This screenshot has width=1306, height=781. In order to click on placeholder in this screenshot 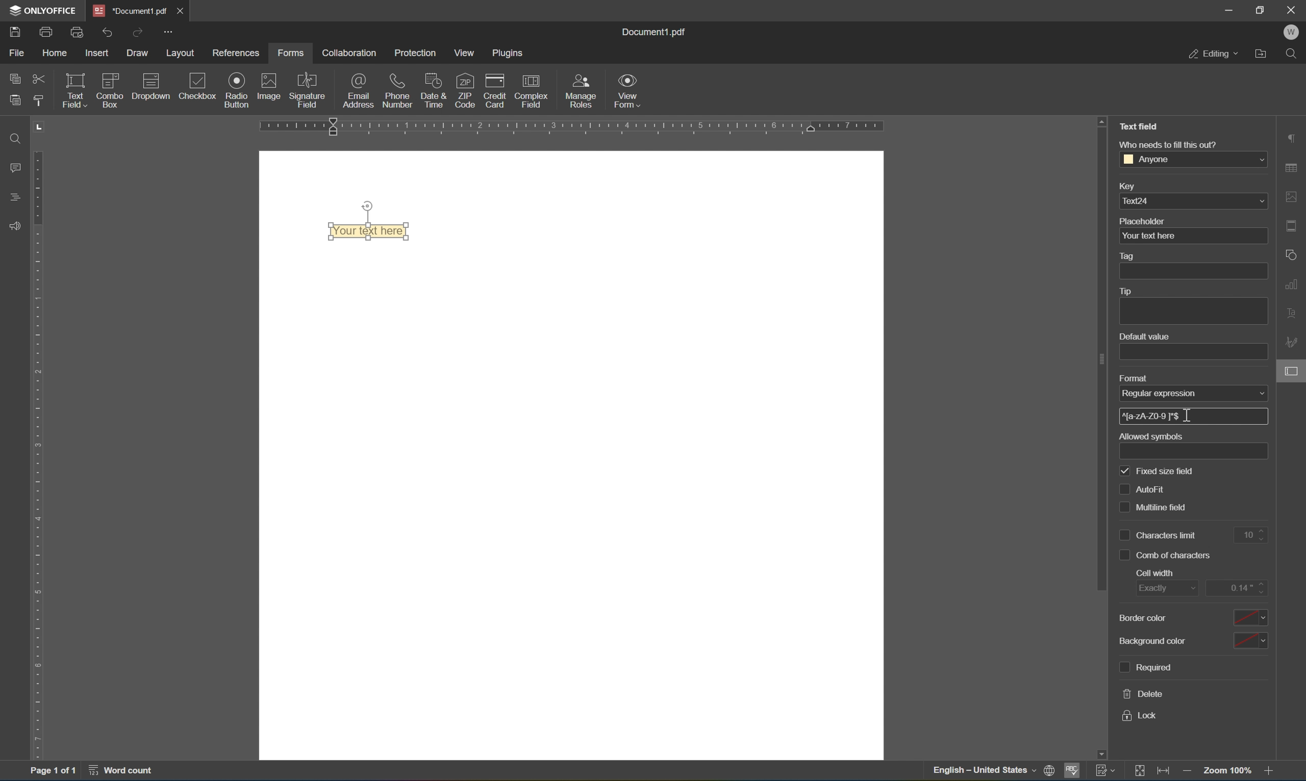, I will do `click(1142, 221)`.